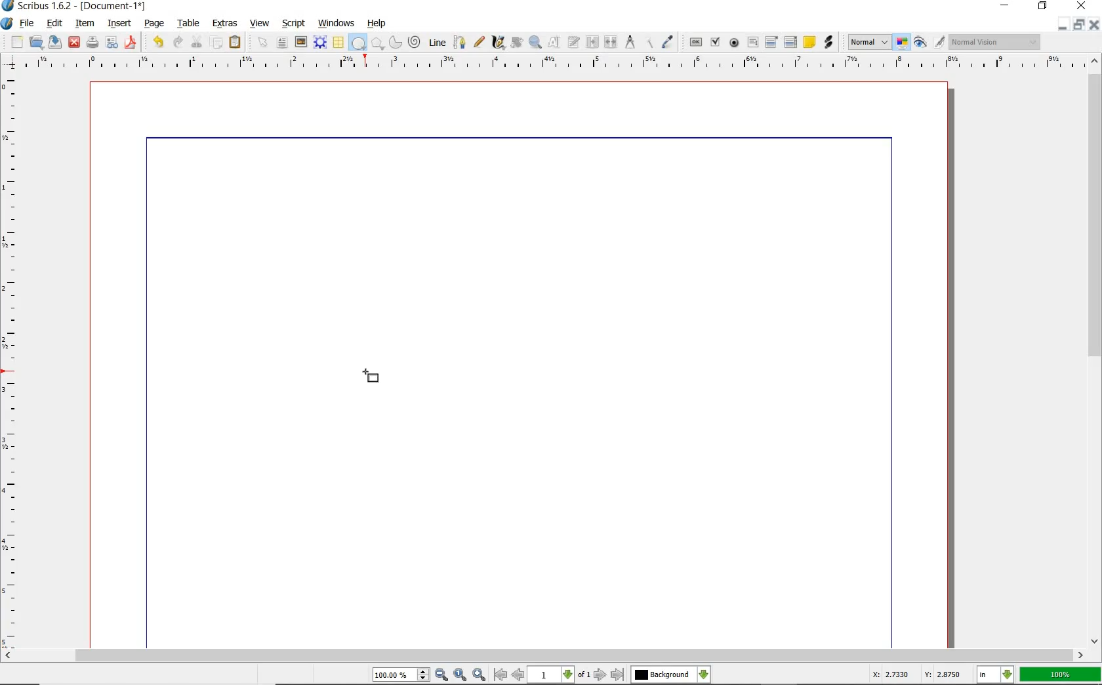 Image resolution: width=1102 pixels, height=685 pixels. Describe the element at coordinates (535, 43) in the screenshot. I see `ZOOM IN OR OUT` at that location.